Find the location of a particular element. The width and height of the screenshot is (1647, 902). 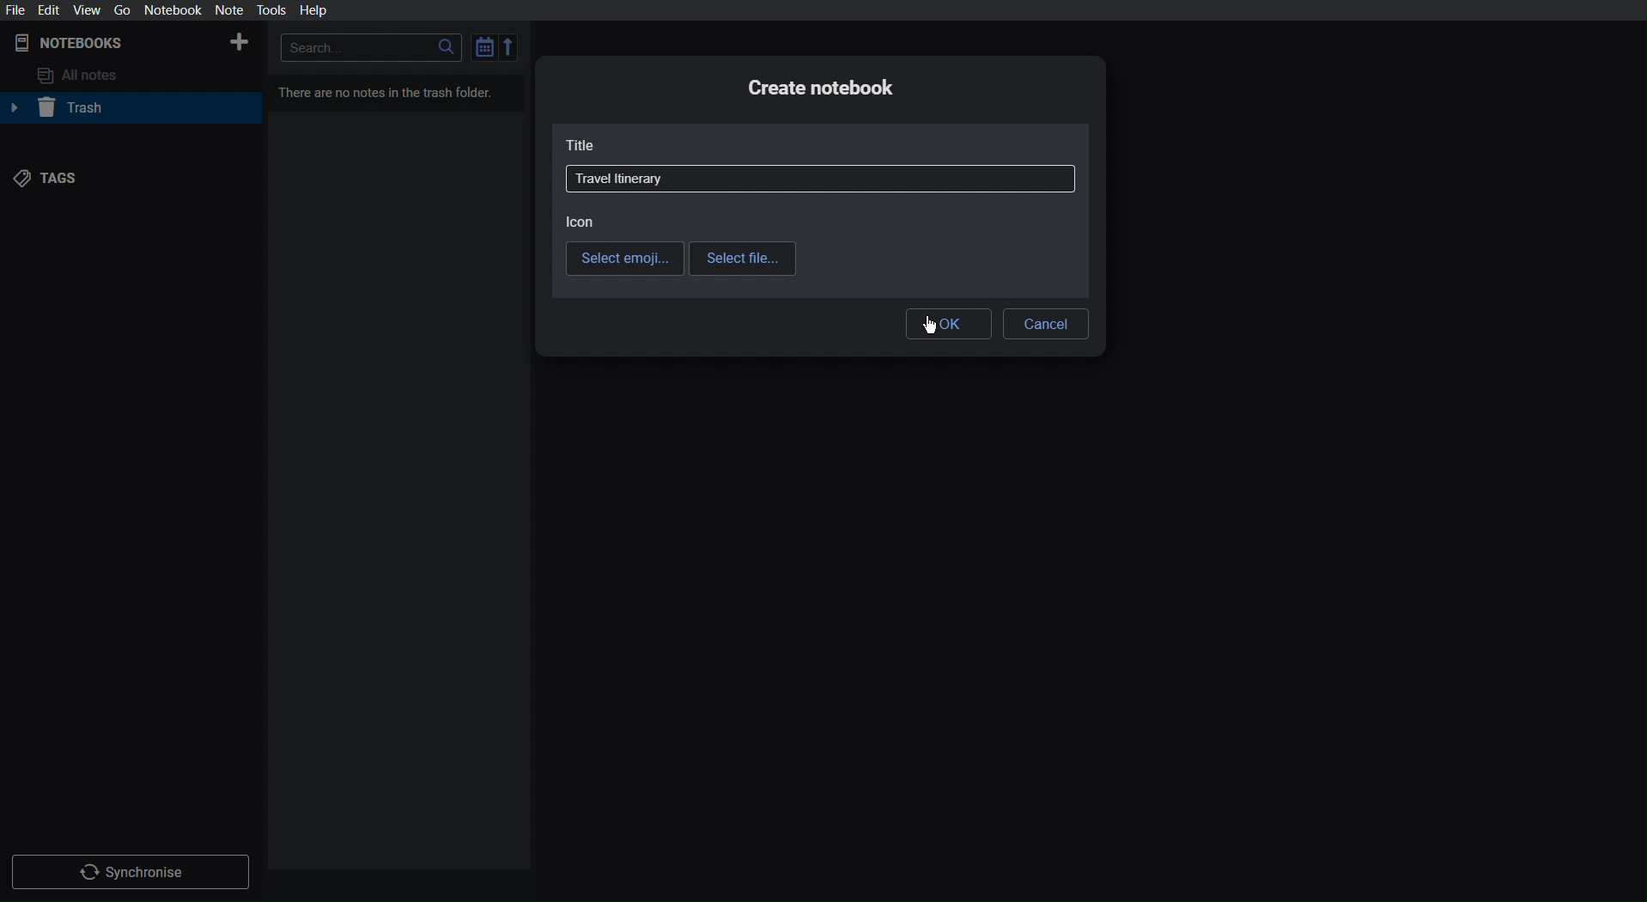

Cancel is located at coordinates (1046, 324).